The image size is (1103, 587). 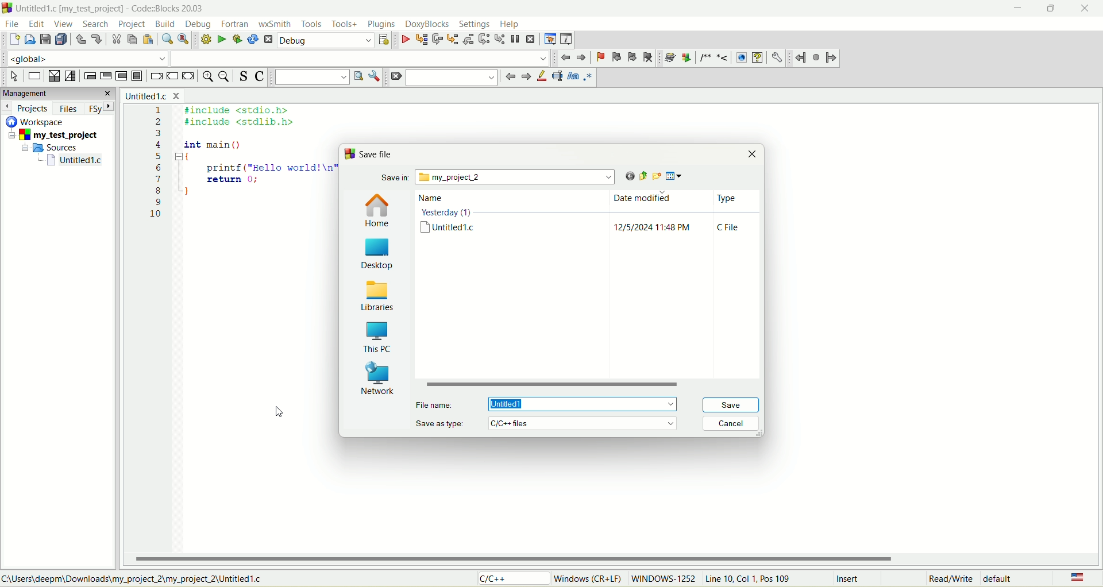 What do you see at coordinates (549, 403) in the screenshot?
I see `file name` at bounding box center [549, 403].